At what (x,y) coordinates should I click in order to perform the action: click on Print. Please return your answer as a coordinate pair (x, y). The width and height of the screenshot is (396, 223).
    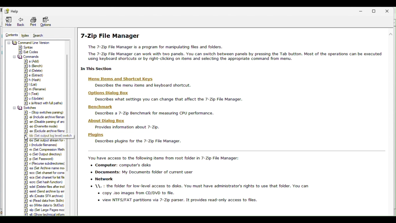
    Looking at the image, I should click on (33, 21).